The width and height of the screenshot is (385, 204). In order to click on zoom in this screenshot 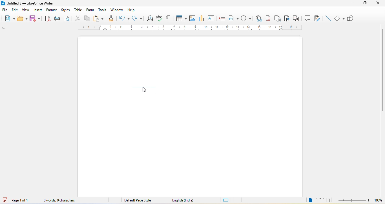, I will do `click(359, 200)`.